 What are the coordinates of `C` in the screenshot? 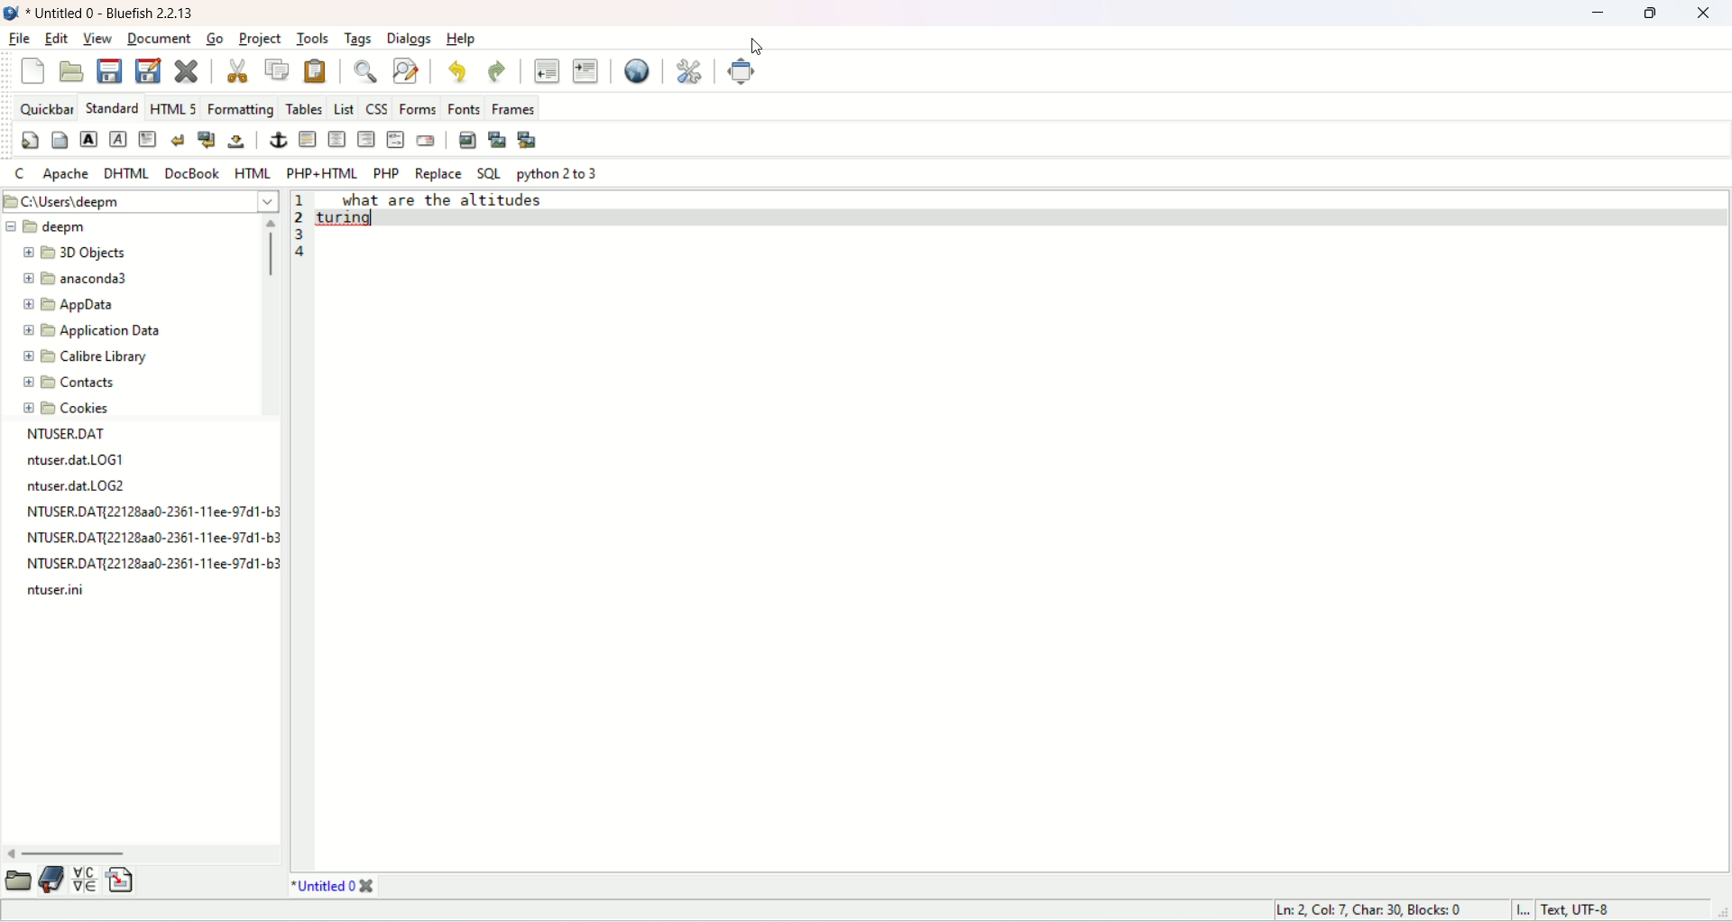 It's located at (18, 173).